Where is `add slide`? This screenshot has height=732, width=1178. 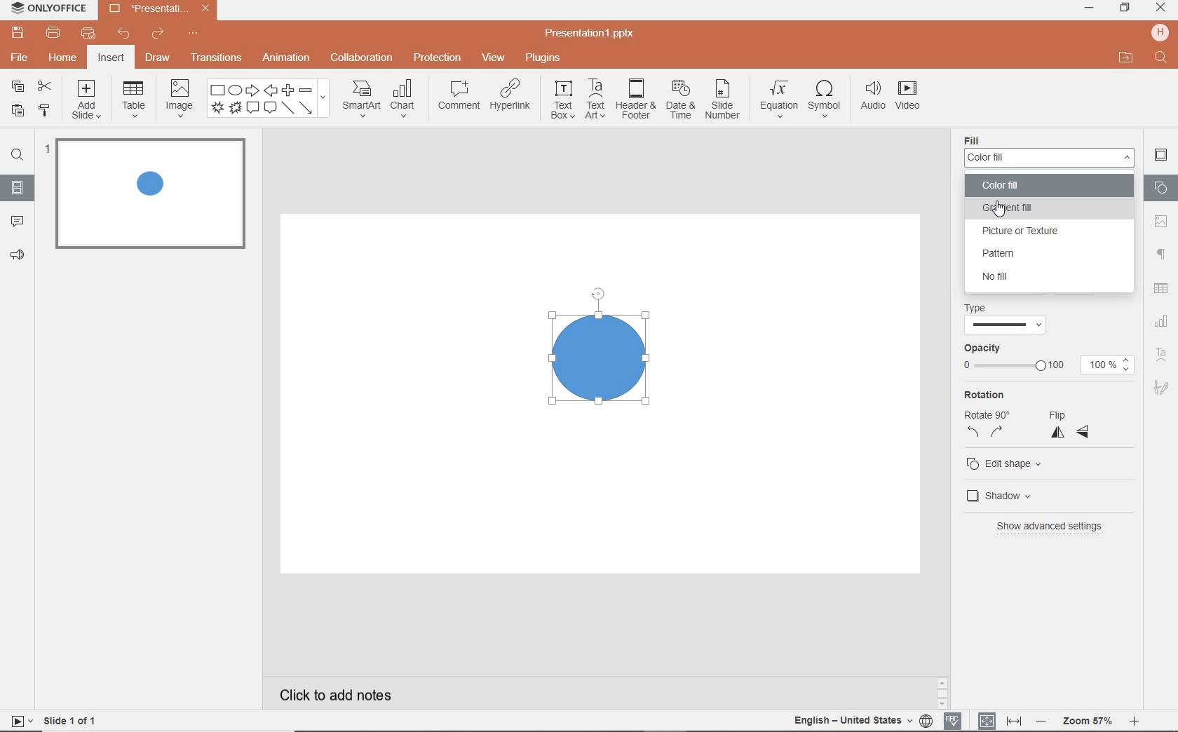 add slide is located at coordinates (88, 100).